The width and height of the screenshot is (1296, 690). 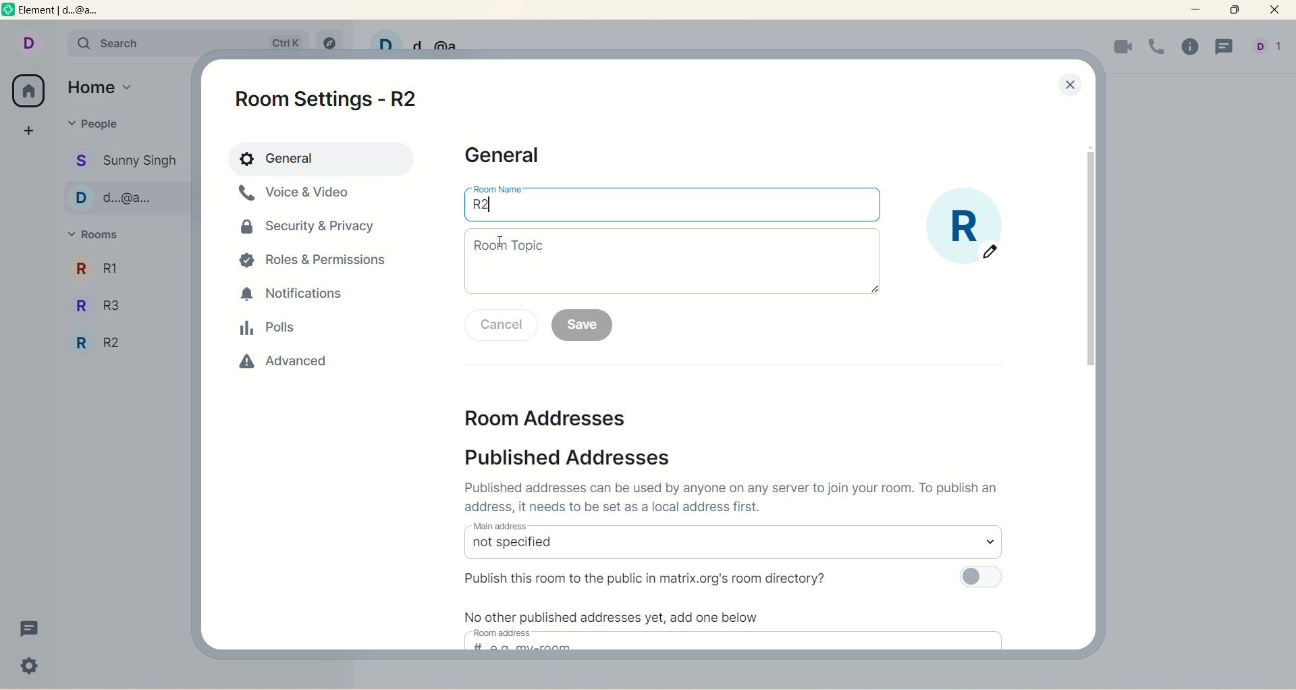 I want to click on publish room to public, so click(x=649, y=577).